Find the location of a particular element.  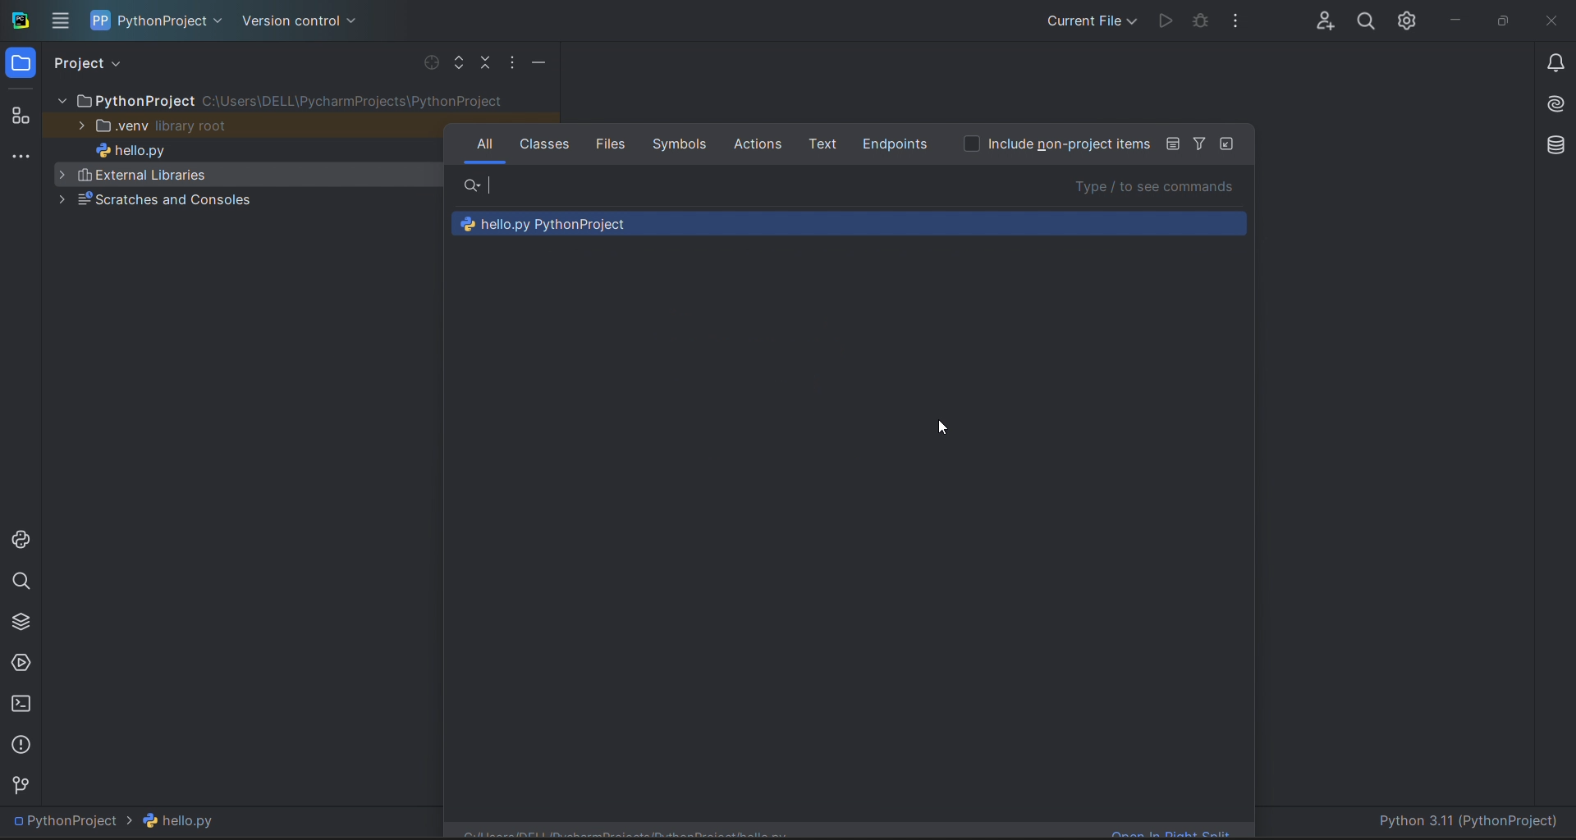

menu is located at coordinates (58, 21).